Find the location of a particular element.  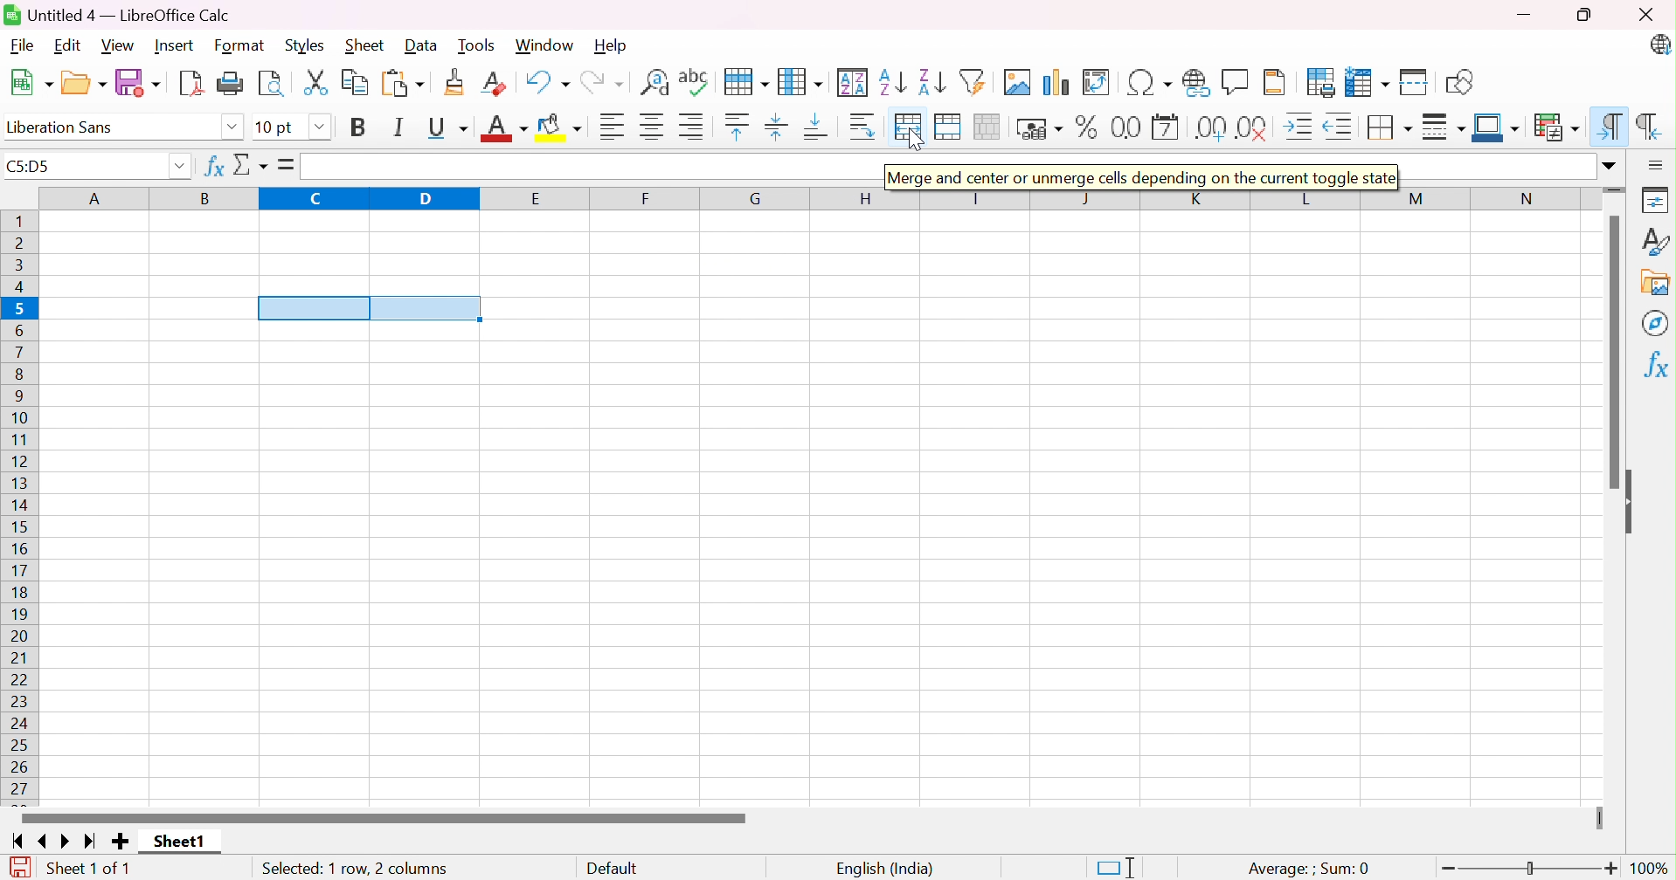

Column is located at coordinates (803, 79).